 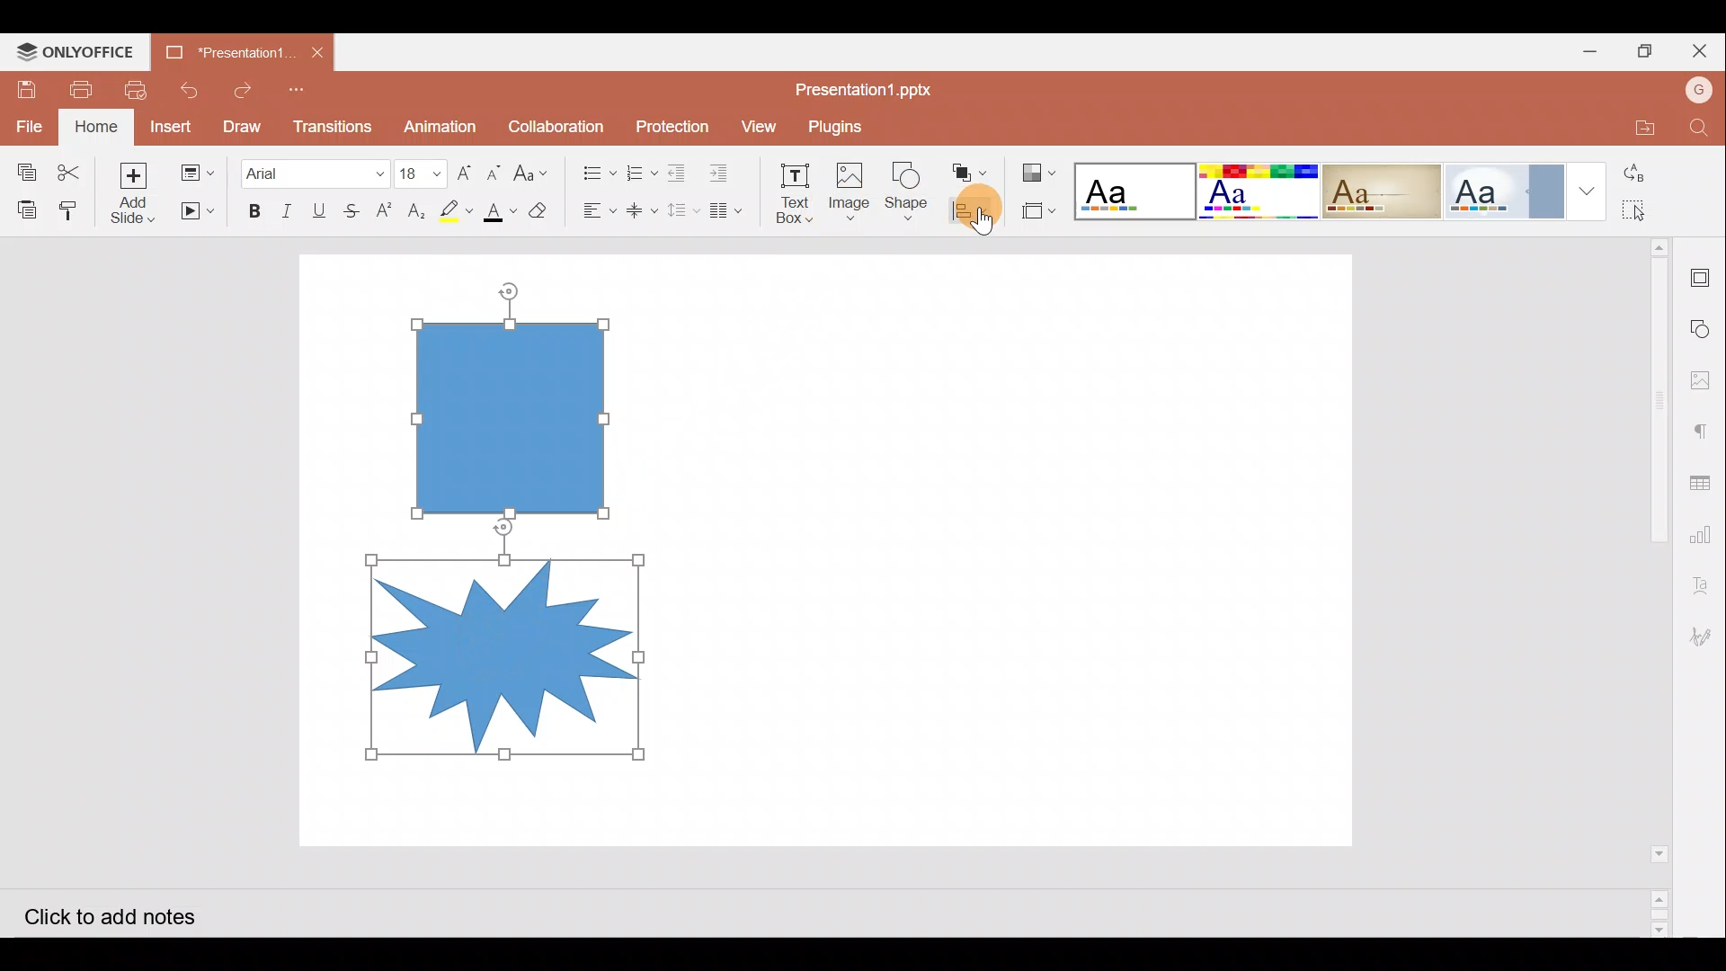 I want to click on Home, so click(x=96, y=127).